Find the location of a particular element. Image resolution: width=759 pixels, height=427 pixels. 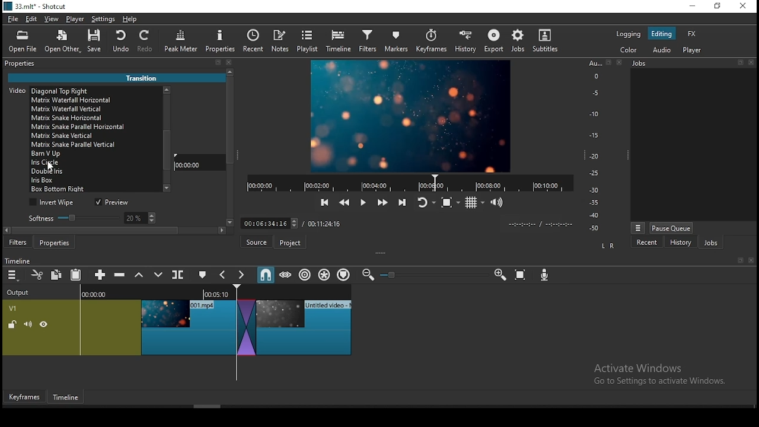

lift is located at coordinates (139, 275).